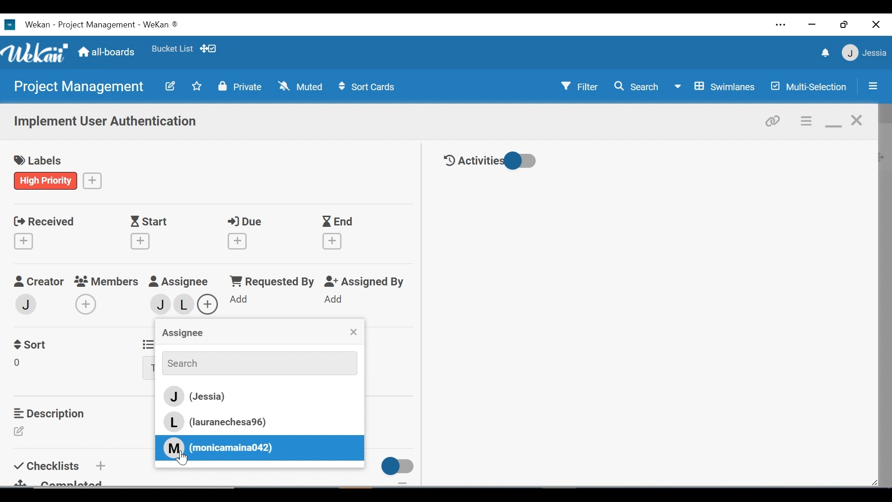  Describe the element at coordinates (12, 25) in the screenshot. I see `wekan icon` at that location.